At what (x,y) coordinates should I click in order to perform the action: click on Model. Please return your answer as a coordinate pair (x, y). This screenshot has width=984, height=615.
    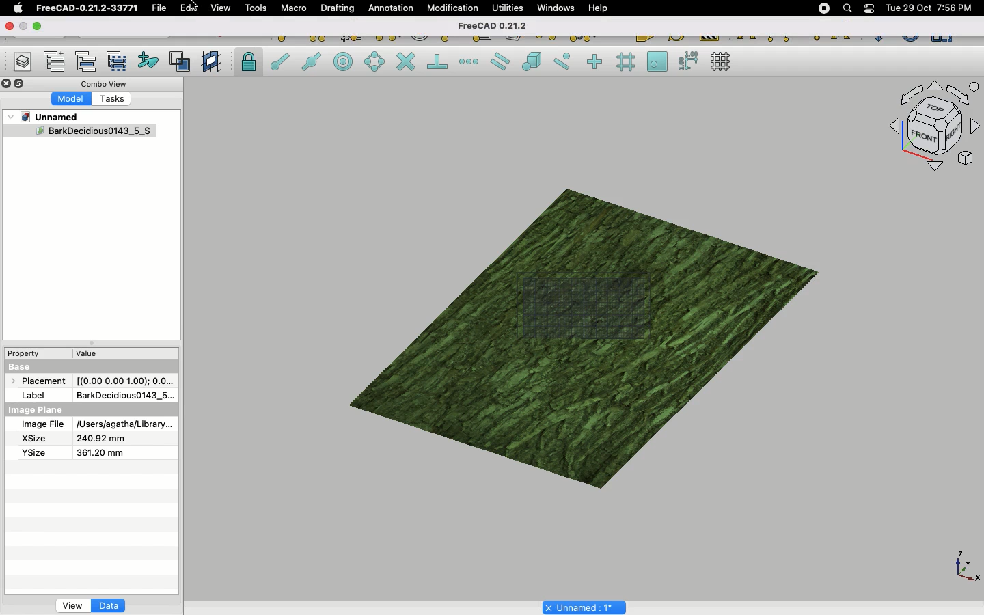
    Looking at the image, I should click on (72, 99).